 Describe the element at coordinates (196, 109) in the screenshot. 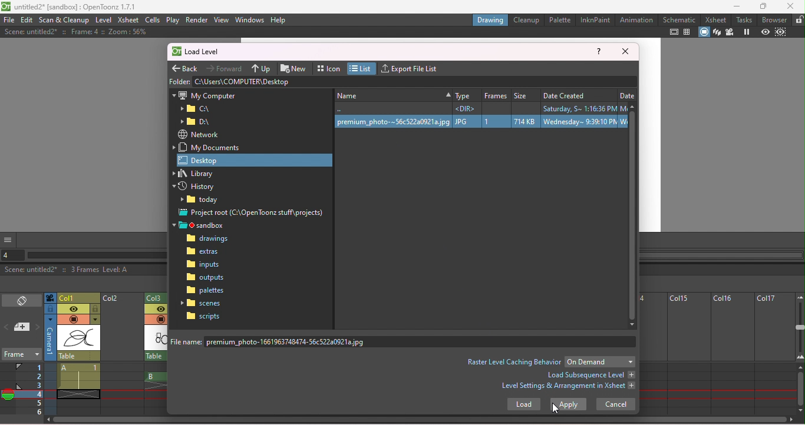

I see `Folder` at that location.